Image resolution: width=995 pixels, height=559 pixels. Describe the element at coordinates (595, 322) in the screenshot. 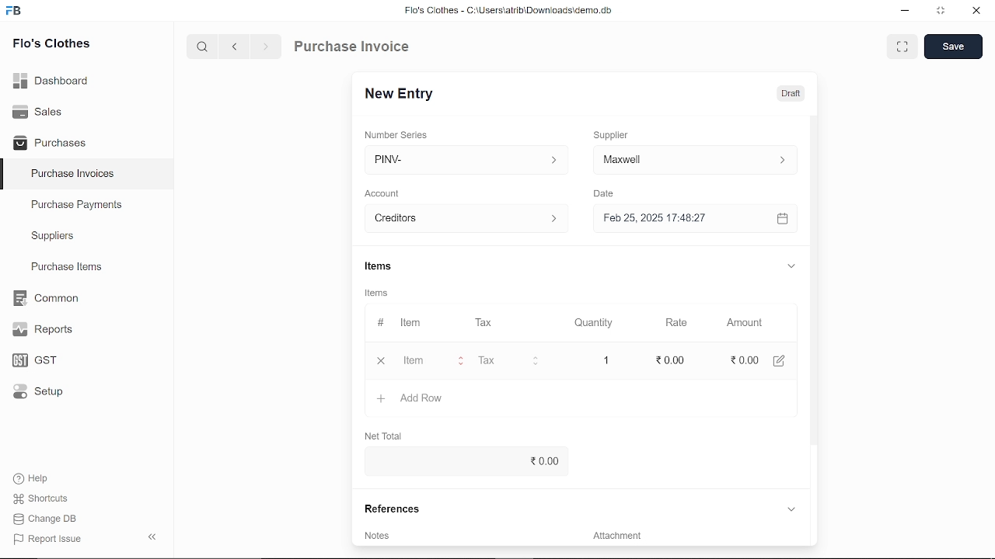

I see `Quantity` at that location.